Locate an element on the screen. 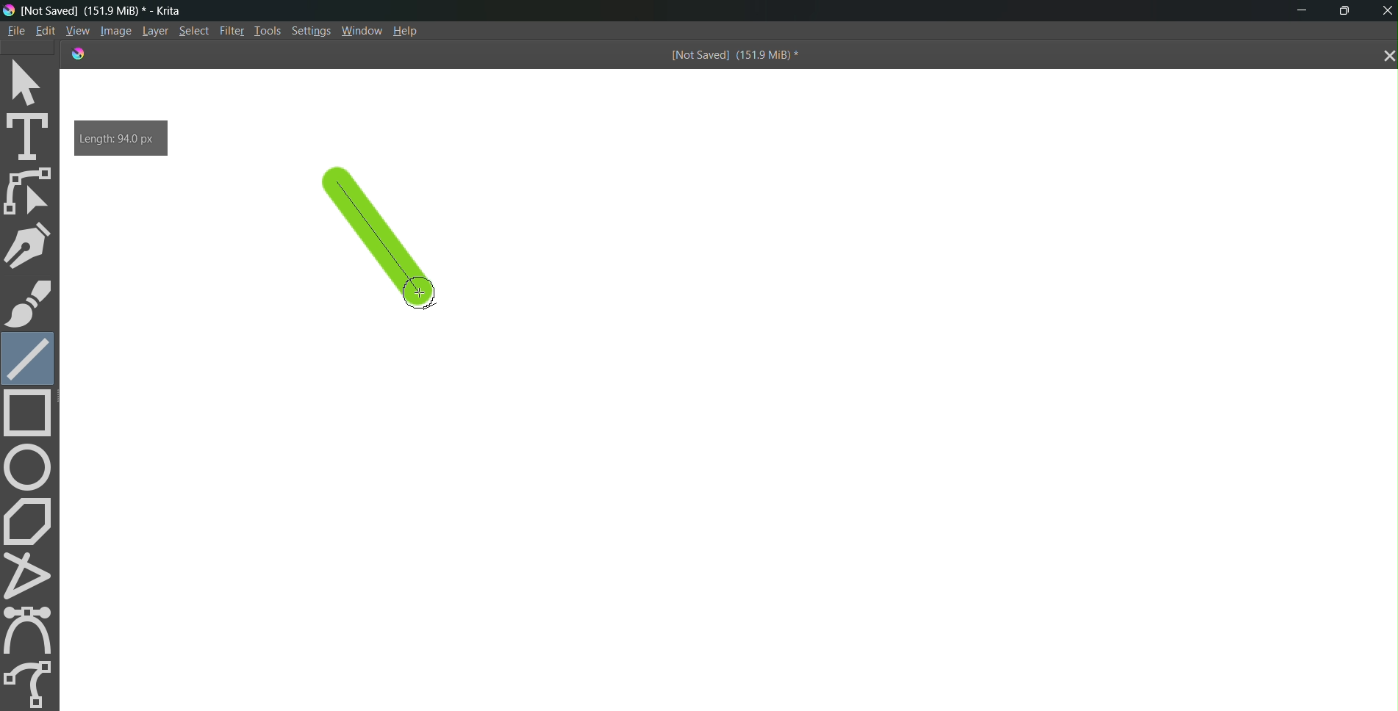  polygon is located at coordinates (31, 520).